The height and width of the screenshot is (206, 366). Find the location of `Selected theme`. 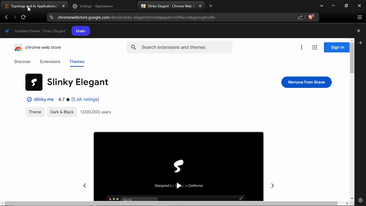

Selected theme is located at coordinates (179, 167).